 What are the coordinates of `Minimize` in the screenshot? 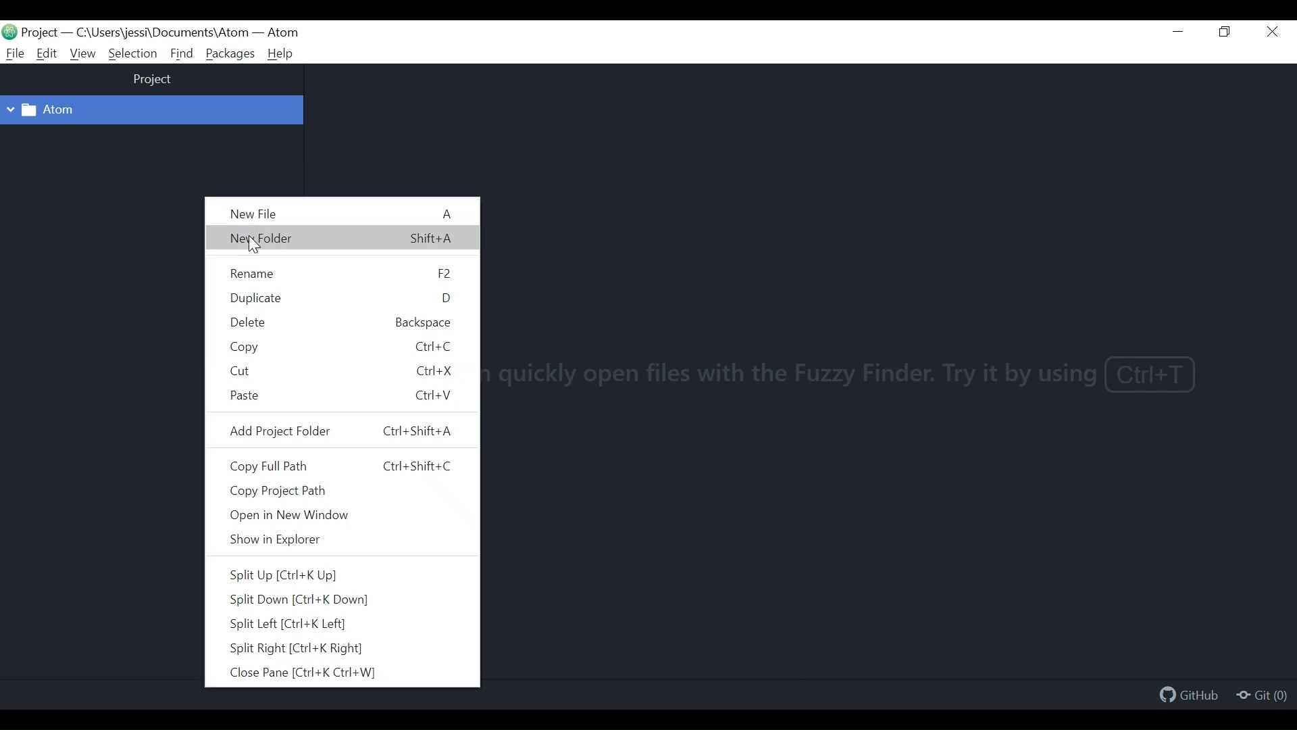 It's located at (1180, 33).